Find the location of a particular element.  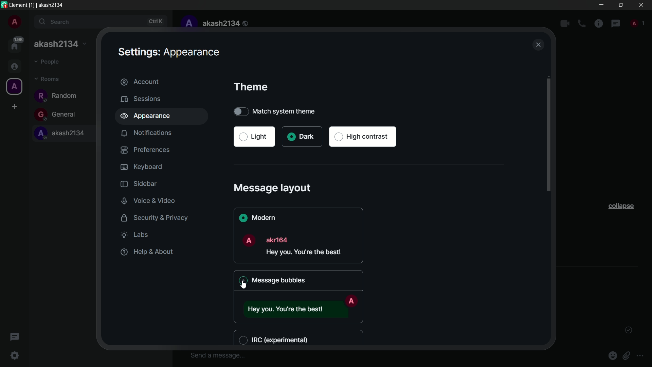

theme is located at coordinates (251, 87).